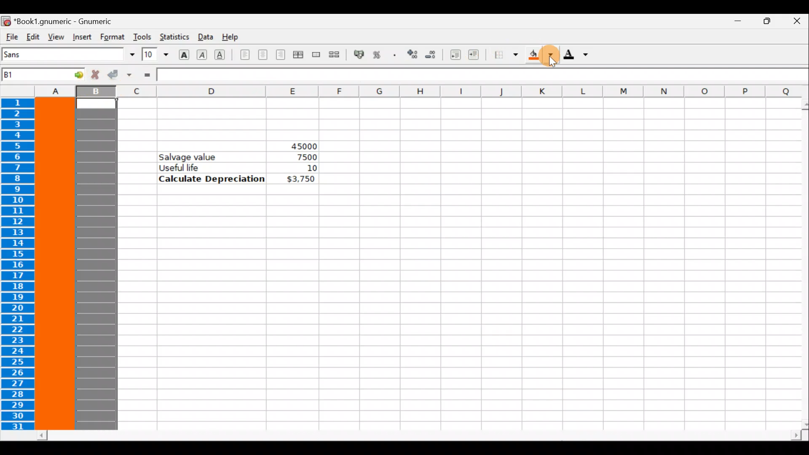 Image resolution: width=809 pixels, height=455 pixels. Describe the element at coordinates (420, 436) in the screenshot. I see `Scroll bar` at that location.